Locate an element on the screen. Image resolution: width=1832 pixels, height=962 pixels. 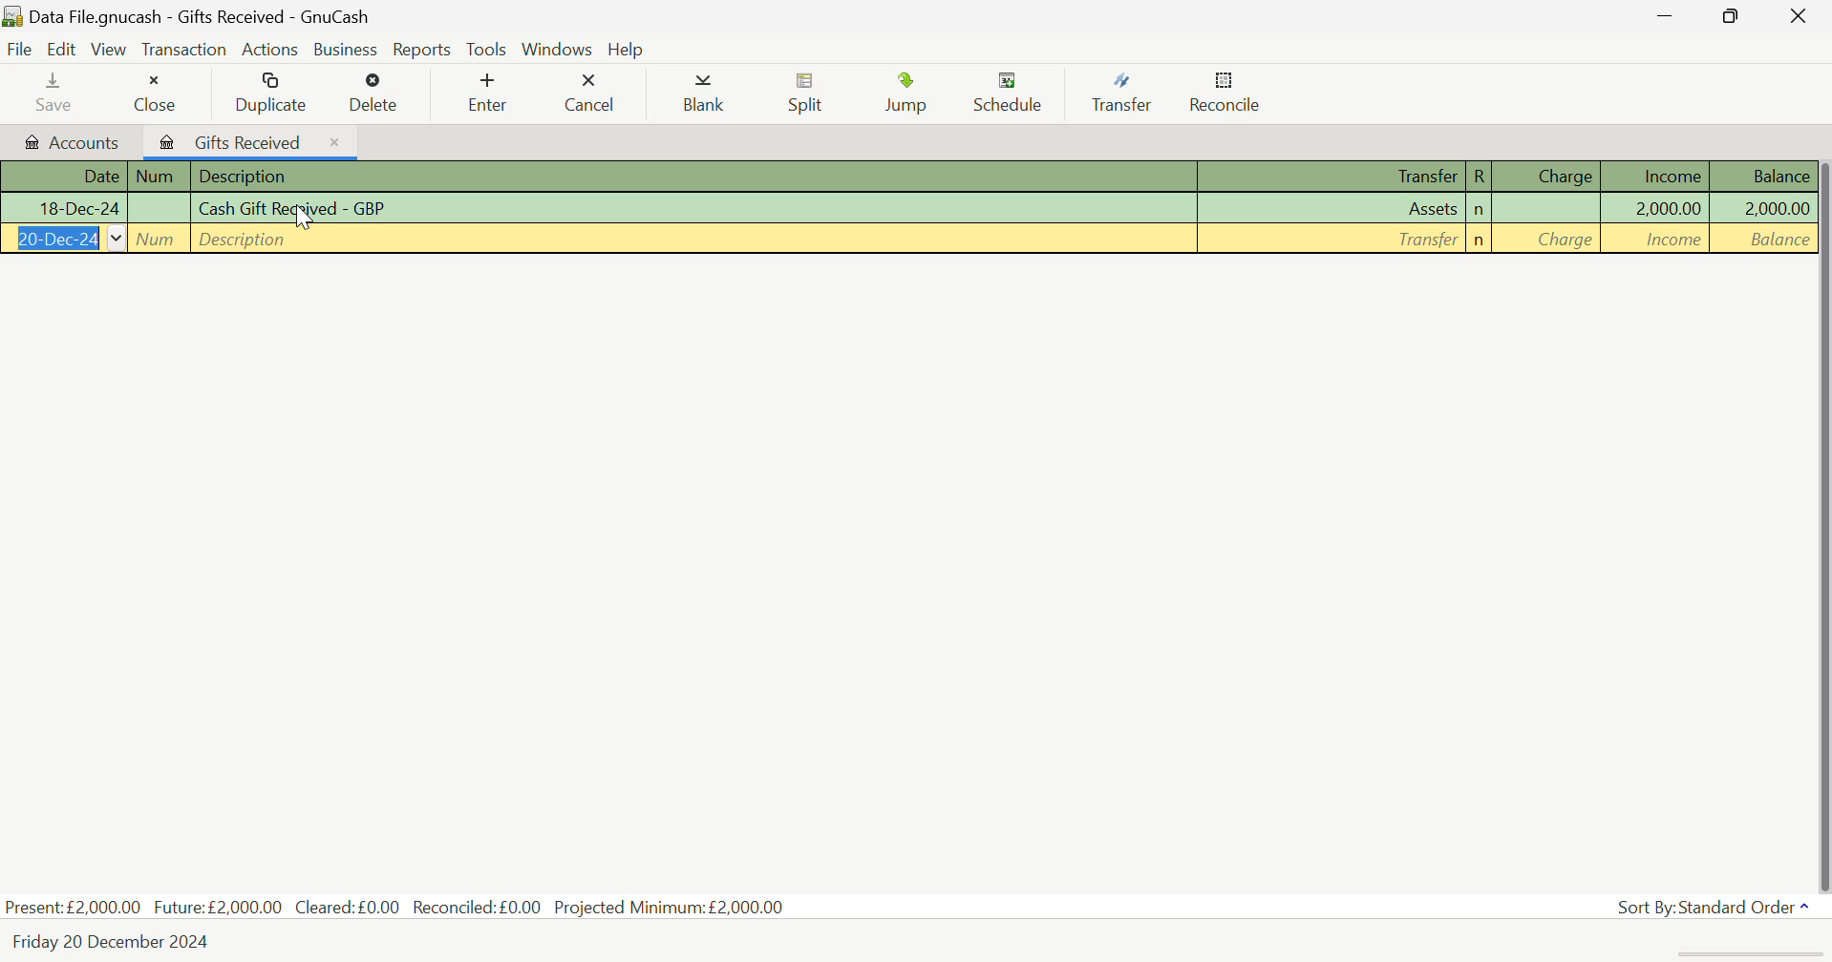
Balance is located at coordinates (1761, 176).